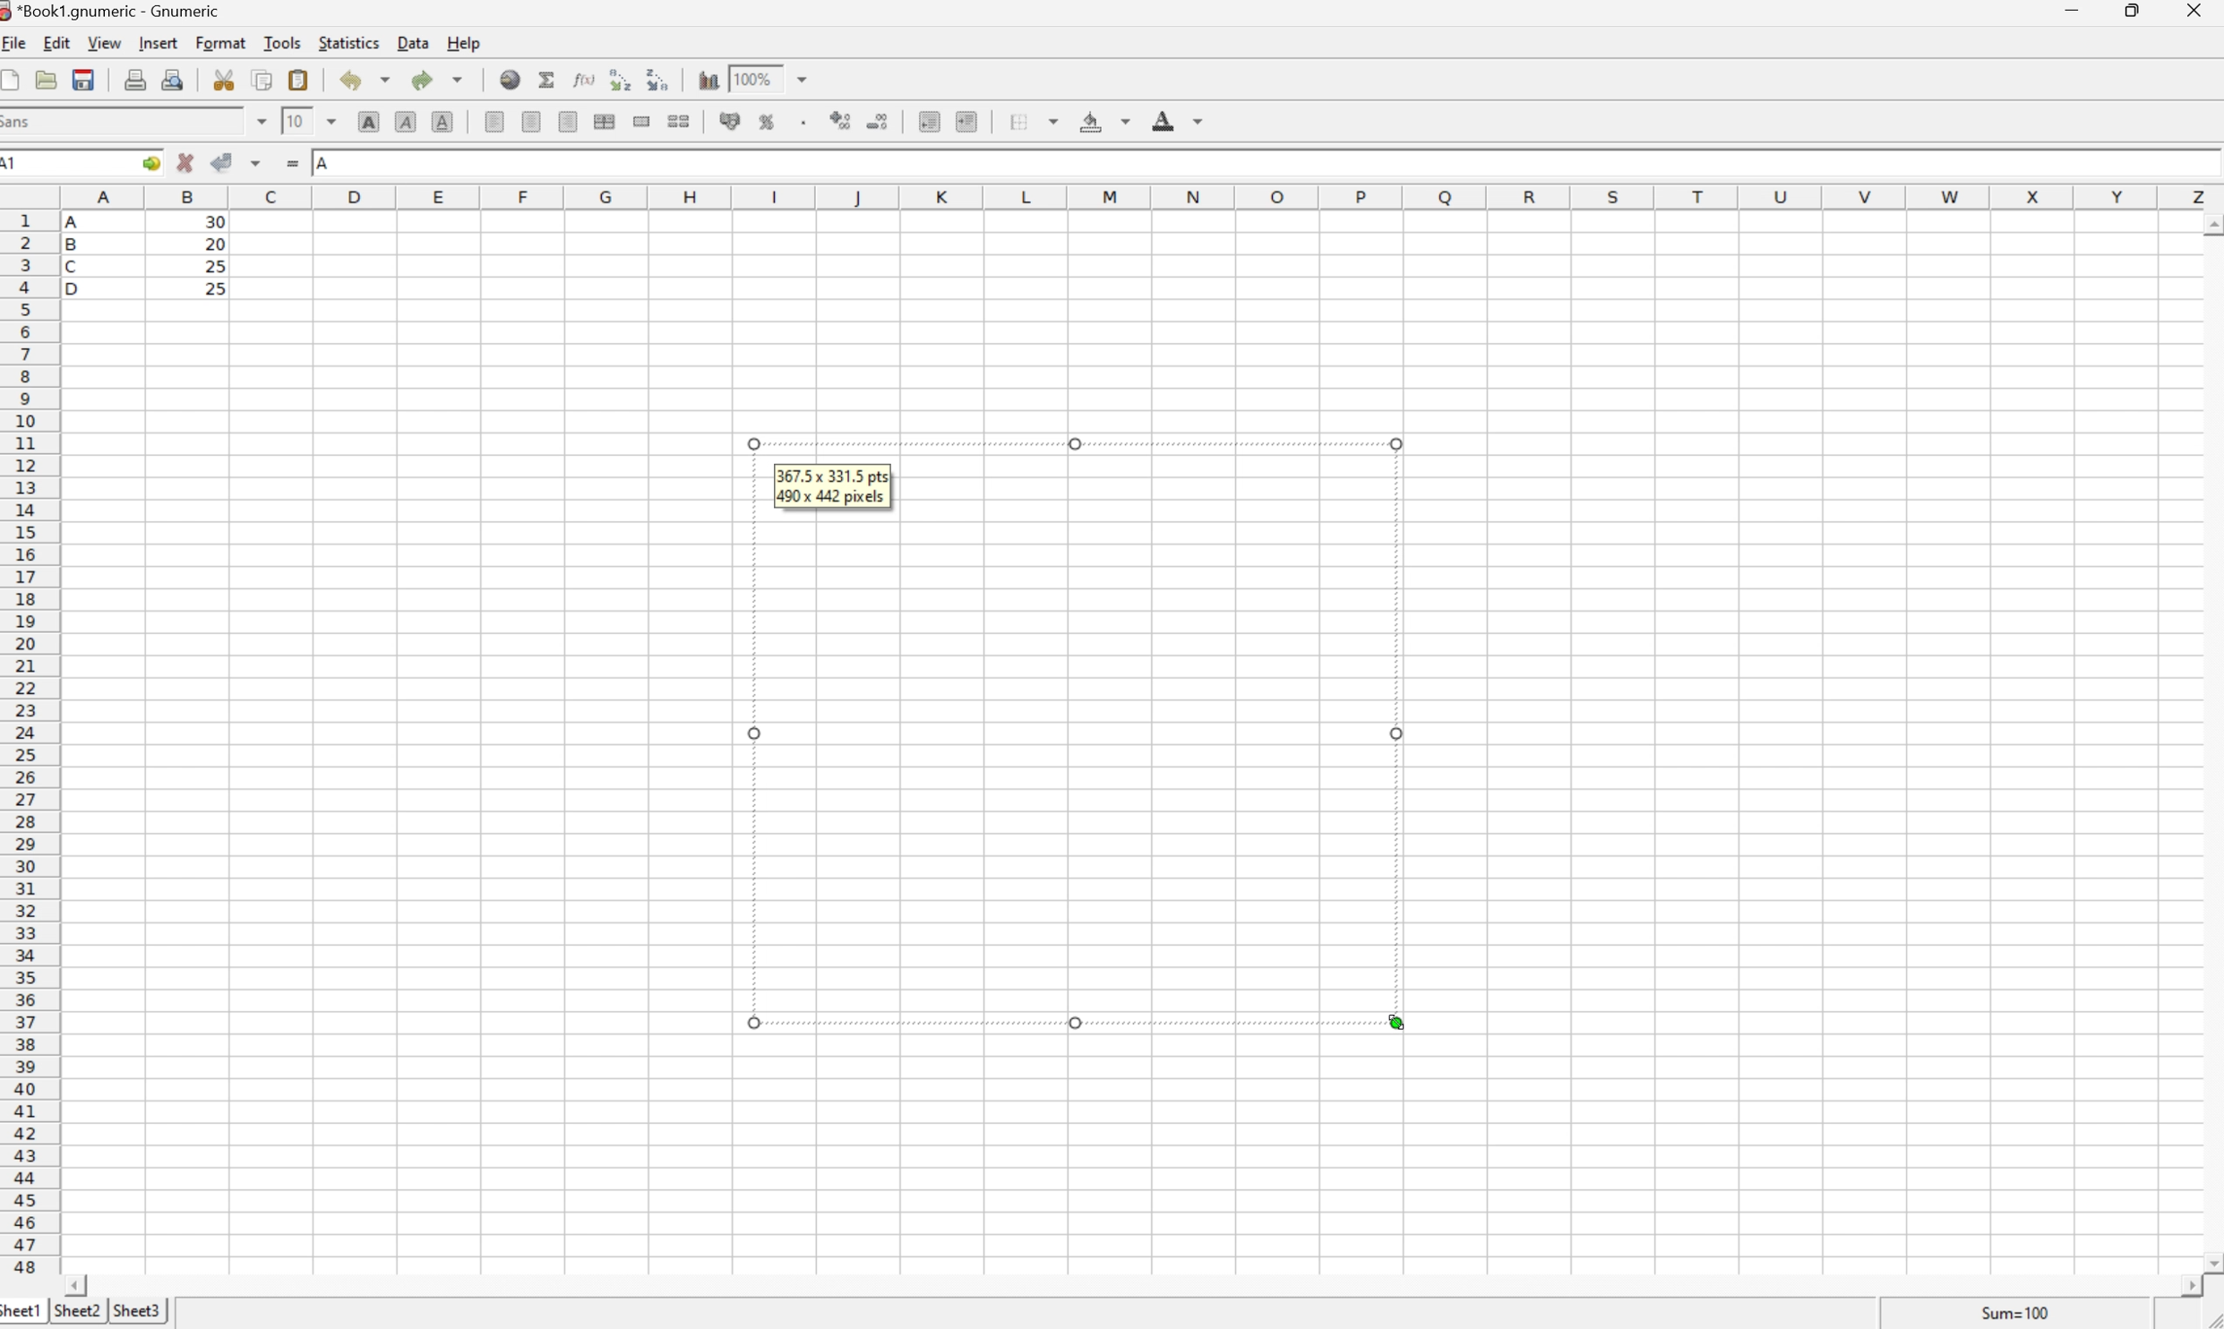 This screenshot has width=2224, height=1329. I want to click on , so click(1401, 737).